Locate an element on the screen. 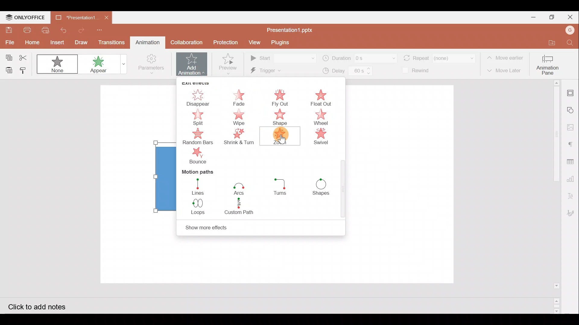 The height and width of the screenshot is (325, 579). Close is located at coordinates (568, 17).